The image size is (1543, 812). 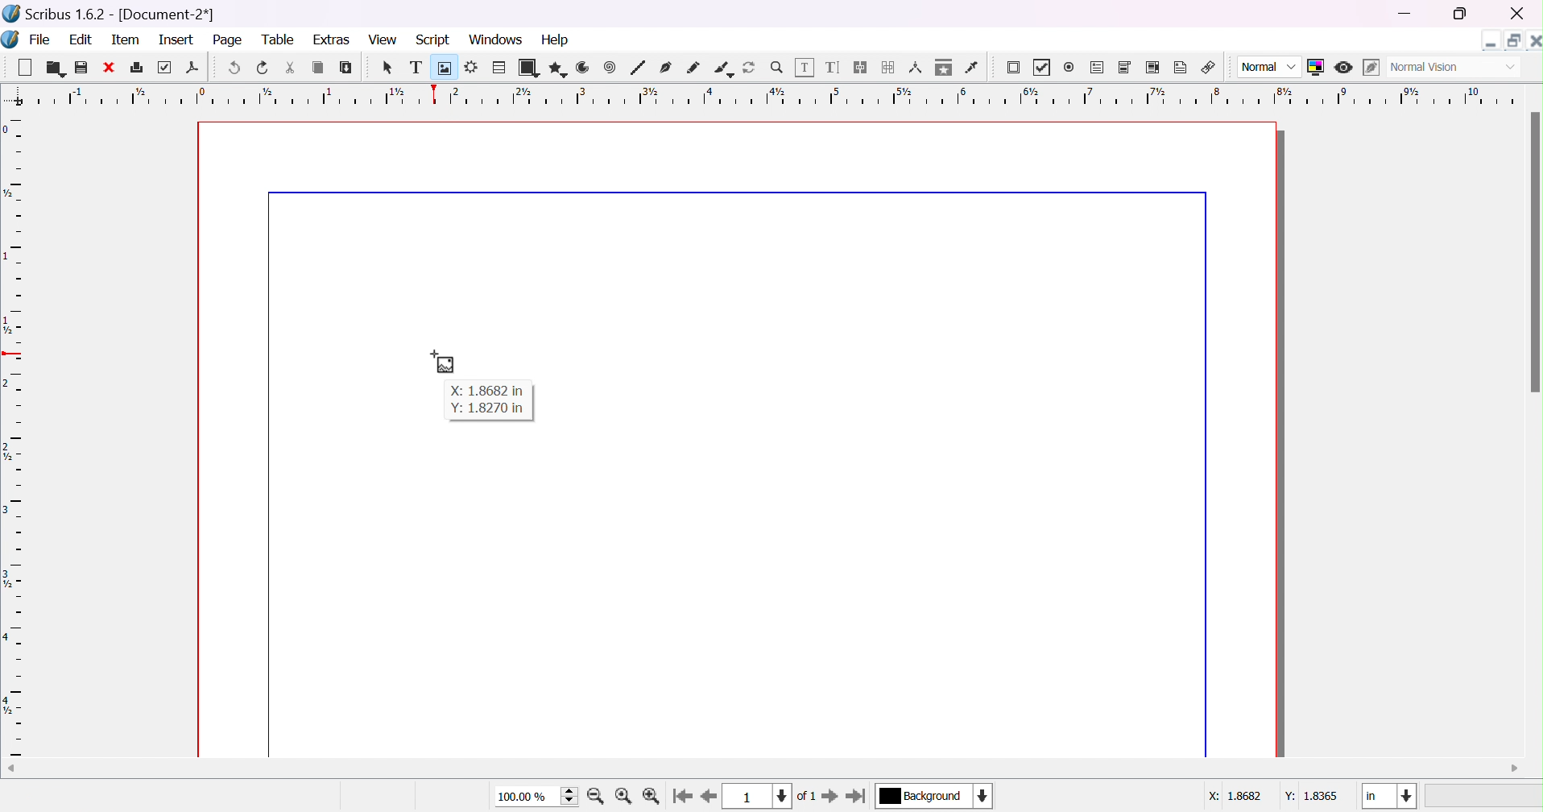 What do you see at coordinates (667, 67) in the screenshot?
I see `bezier curve` at bounding box center [667, 67].